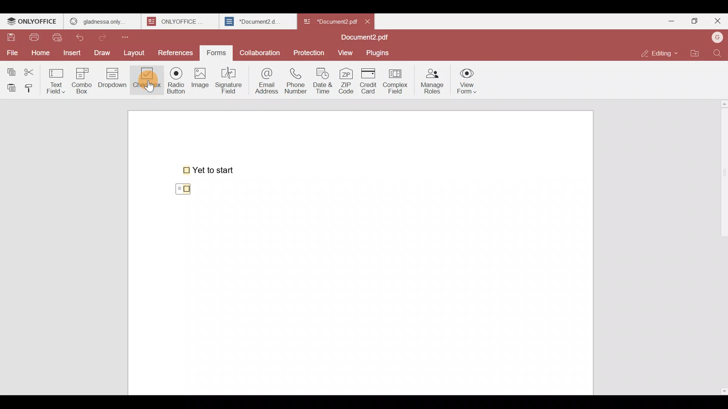 The width and height of the screenshot is (728, 409). What do you see at coordinates (201, 83) in the screenshot?
I see `Image` at bounding box center [201, 83].